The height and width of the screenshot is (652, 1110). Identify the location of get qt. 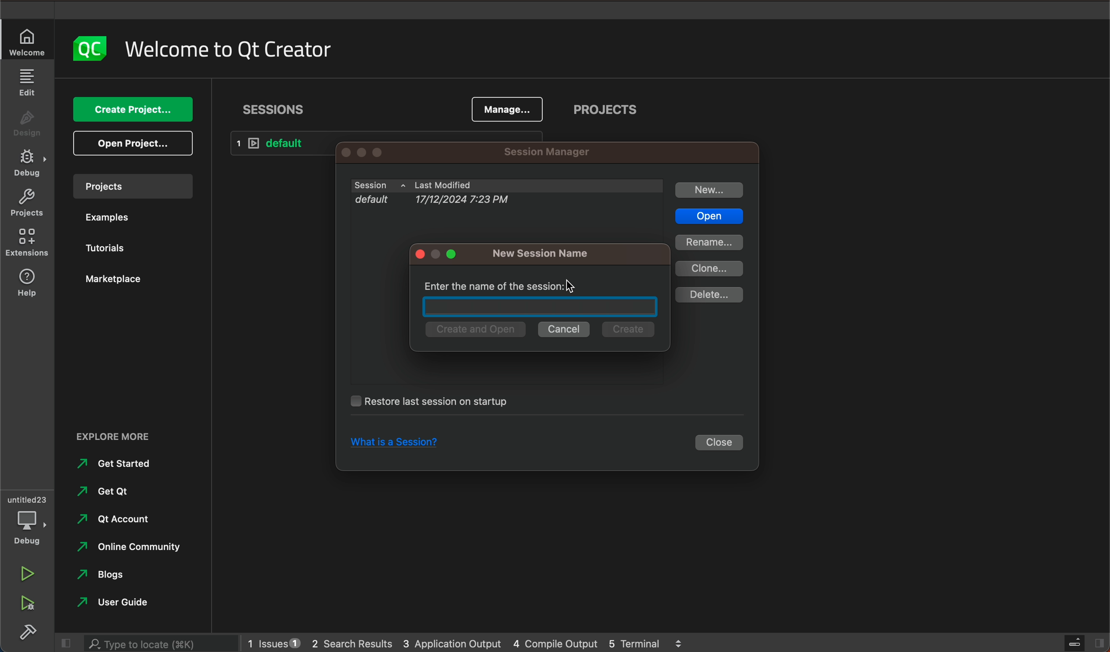
(106, 491).